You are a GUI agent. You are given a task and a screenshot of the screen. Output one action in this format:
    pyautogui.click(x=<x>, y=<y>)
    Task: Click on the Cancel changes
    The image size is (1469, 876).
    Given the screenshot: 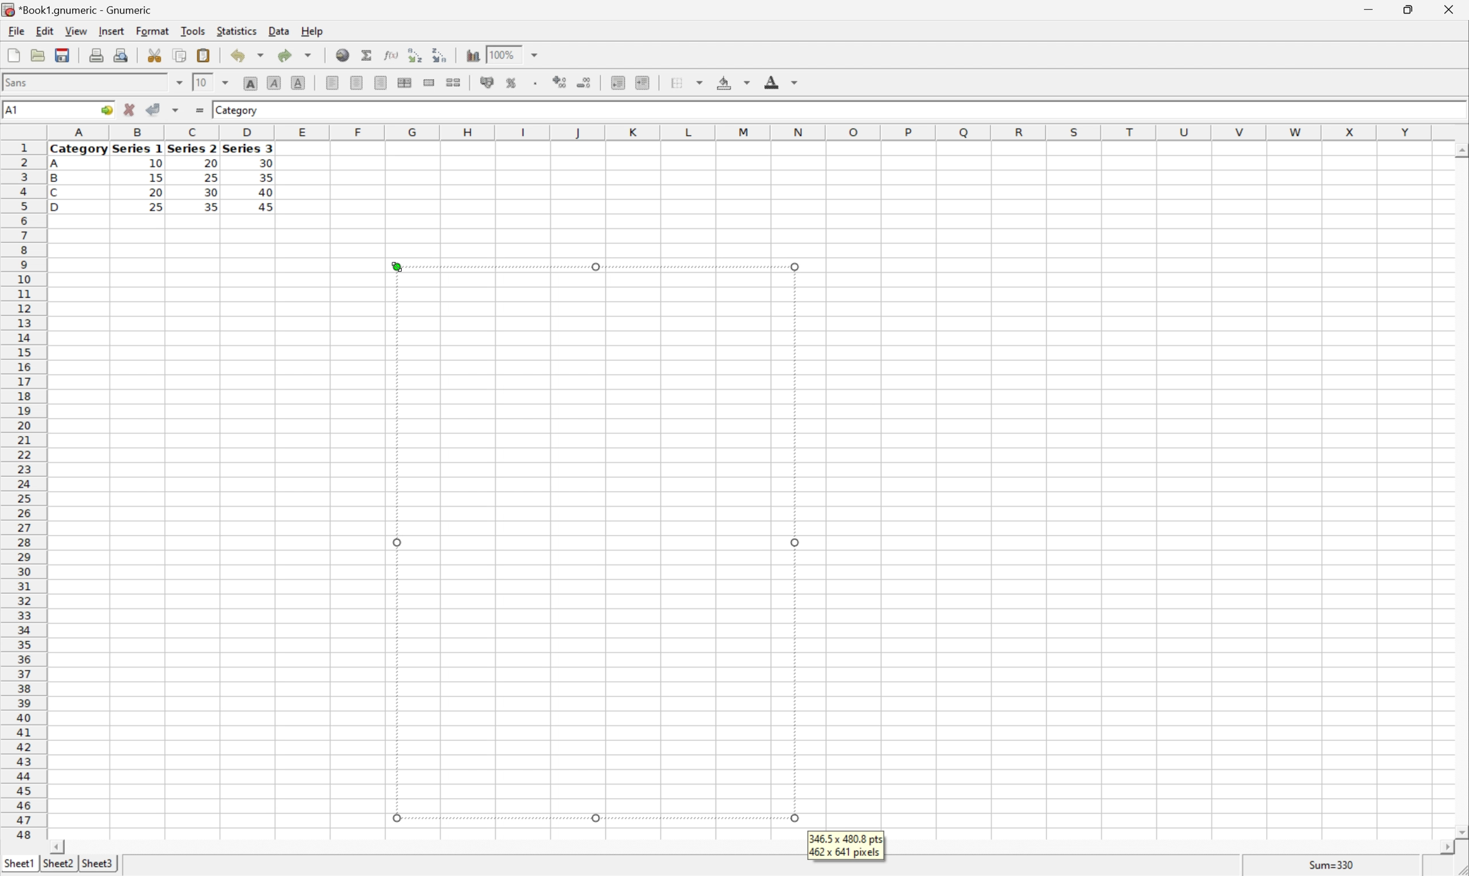 What is the action you would take?
    pyautogui.click(x=129, y=107)
    